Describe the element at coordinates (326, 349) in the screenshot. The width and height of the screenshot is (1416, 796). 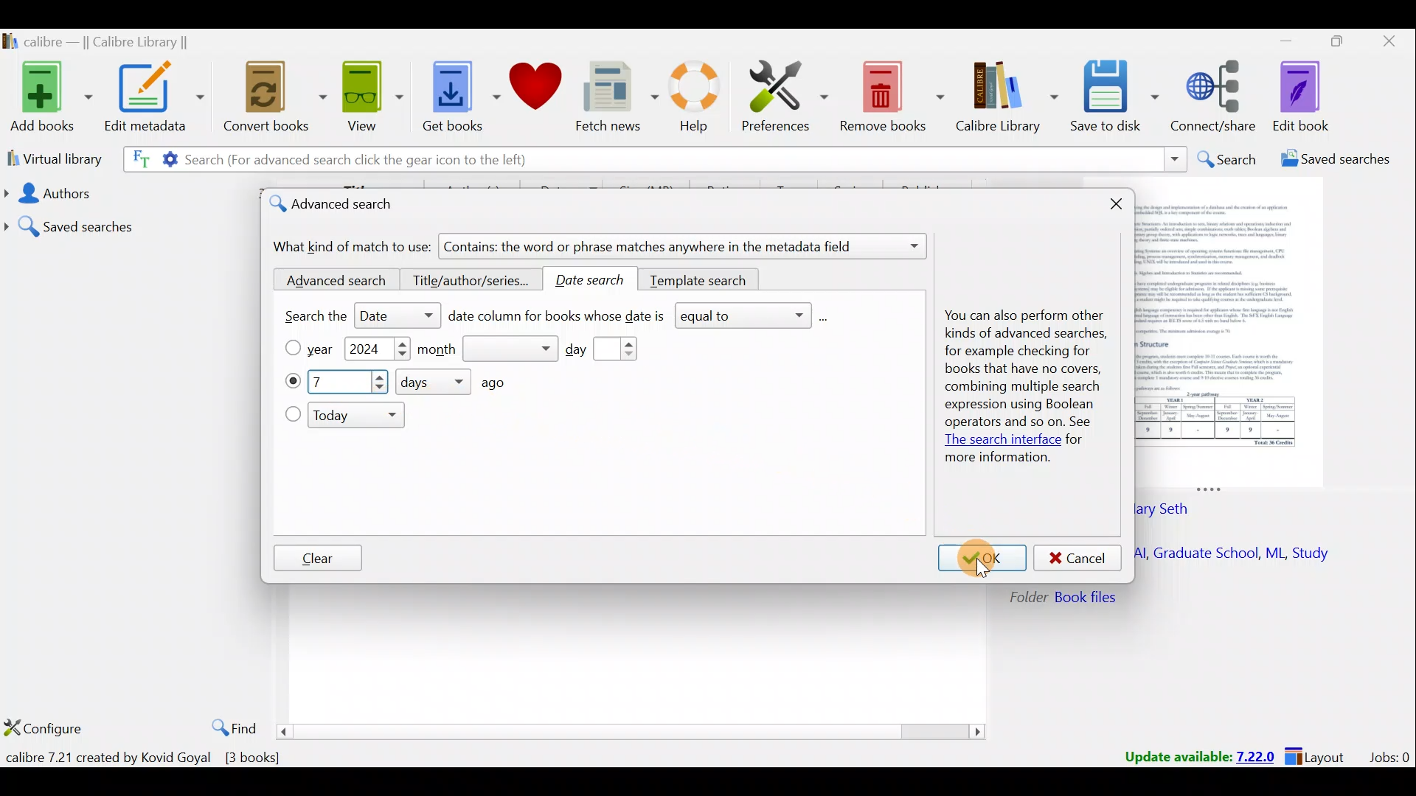
I see `Year` at that location.